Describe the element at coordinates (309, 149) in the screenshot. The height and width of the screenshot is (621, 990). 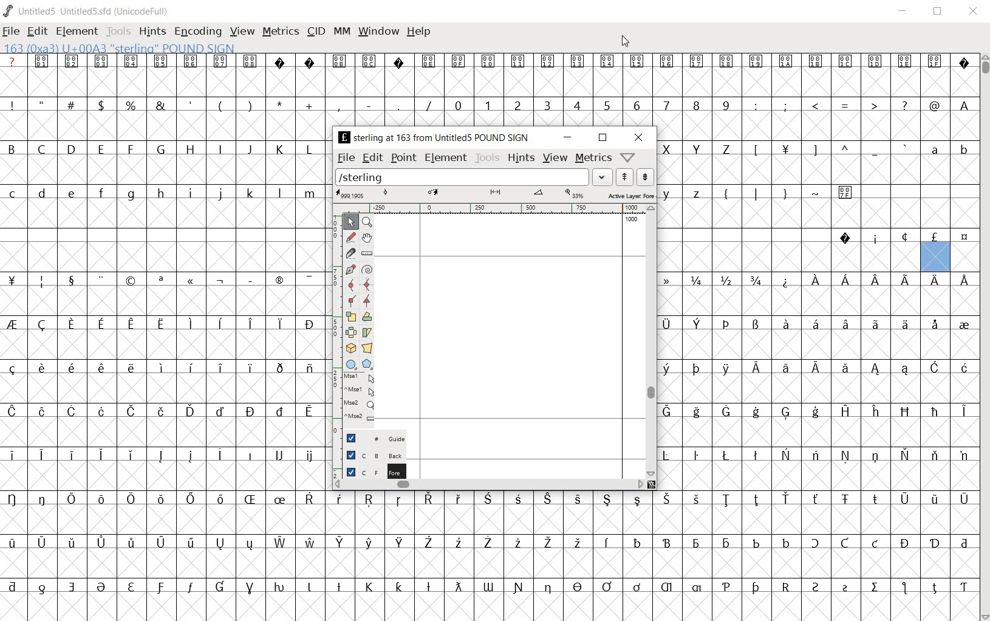
I see `L` at that location.